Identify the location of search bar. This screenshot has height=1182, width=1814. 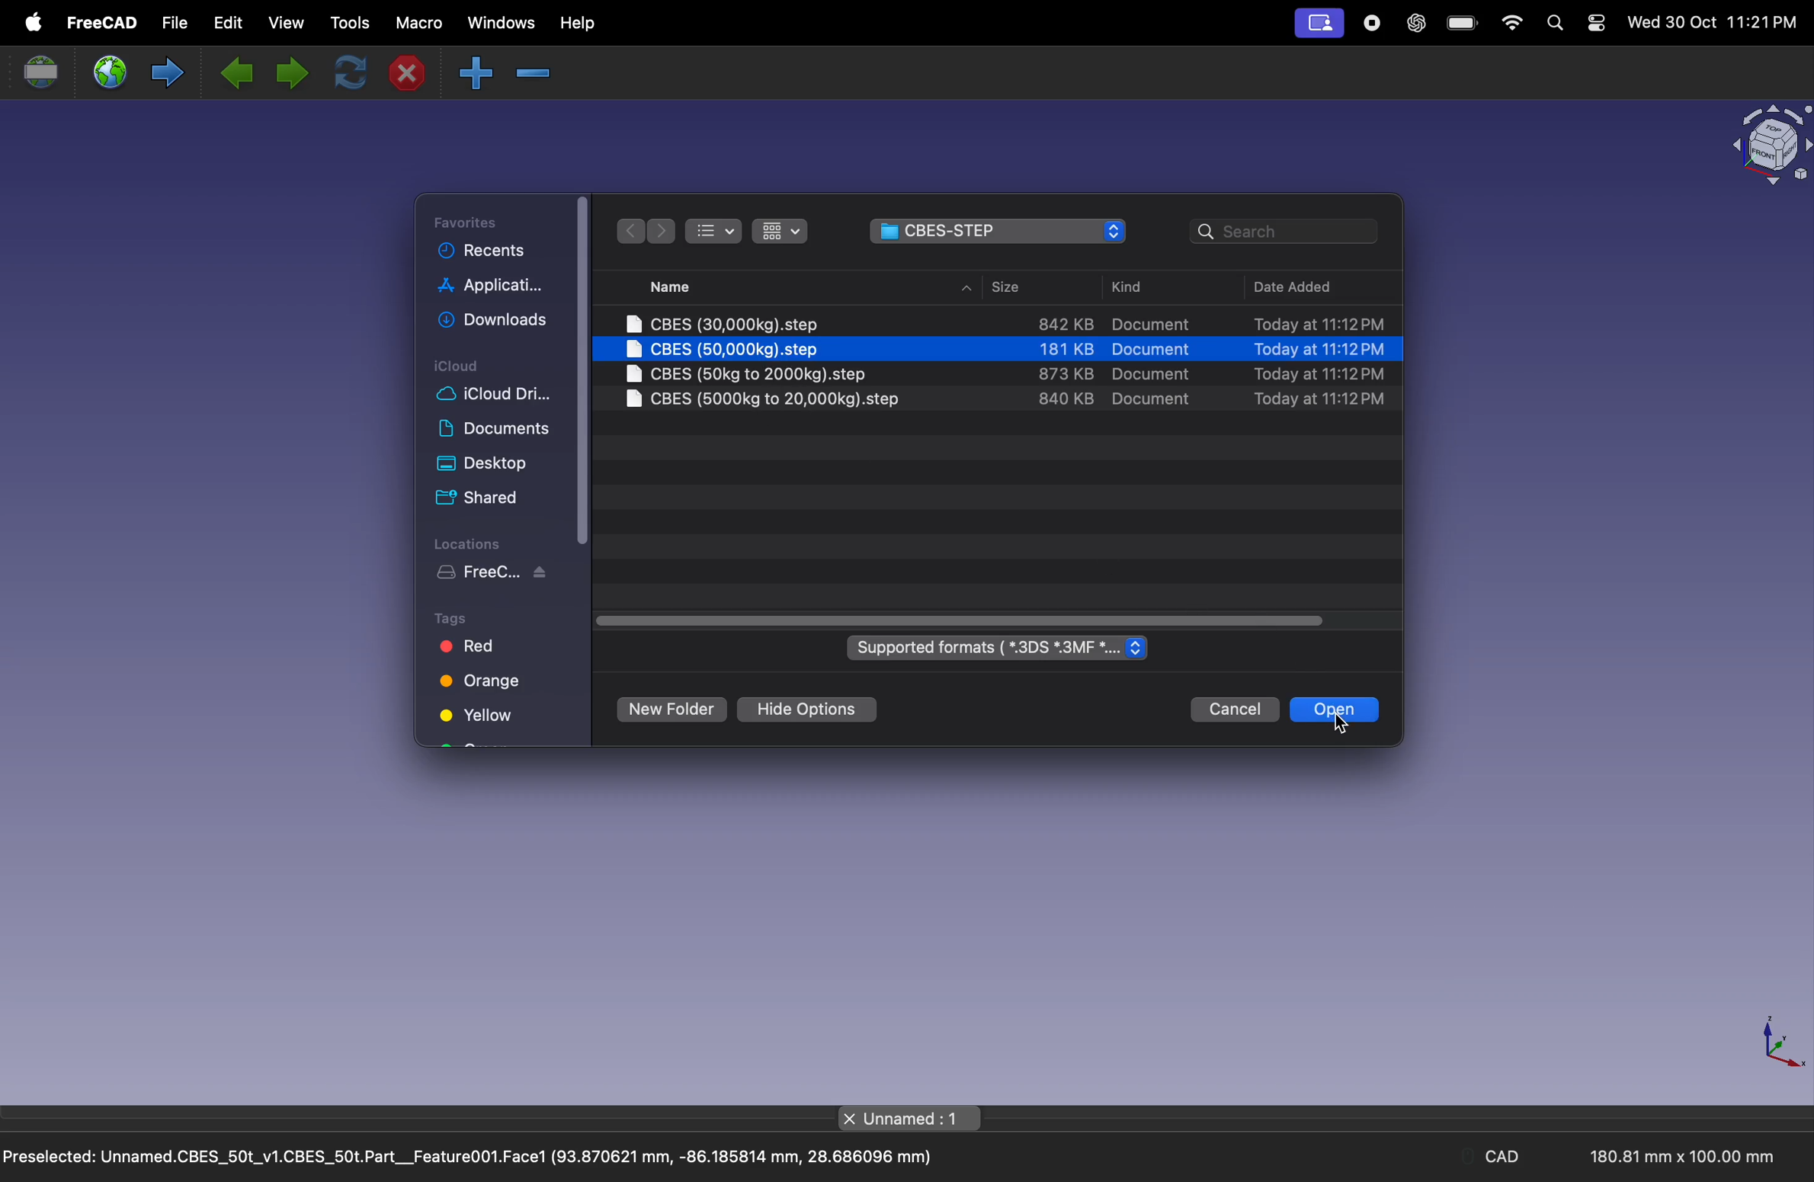
(1278, 234).